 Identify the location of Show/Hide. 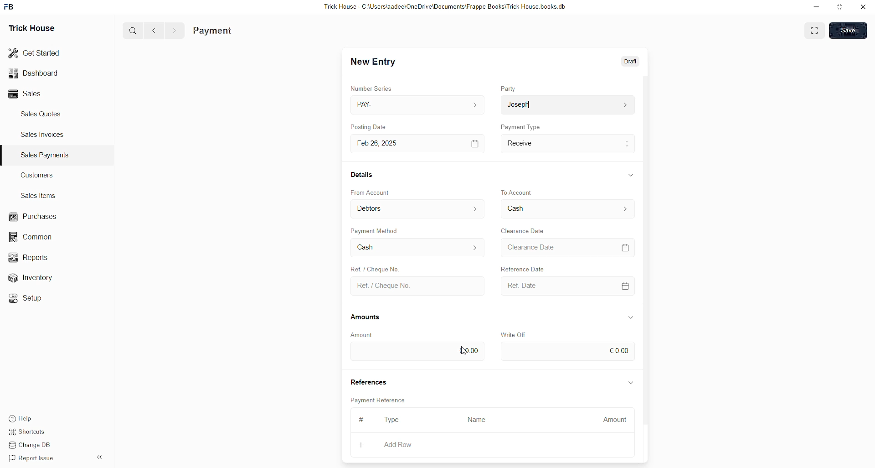
(631, 383).